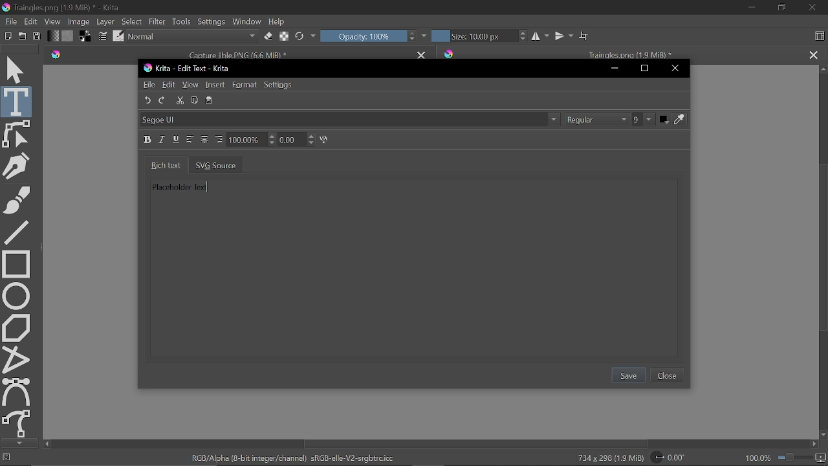 Image resolution: width=828 pixels, height=466 pixels. I want to click on 0.00, so click(296, 140).